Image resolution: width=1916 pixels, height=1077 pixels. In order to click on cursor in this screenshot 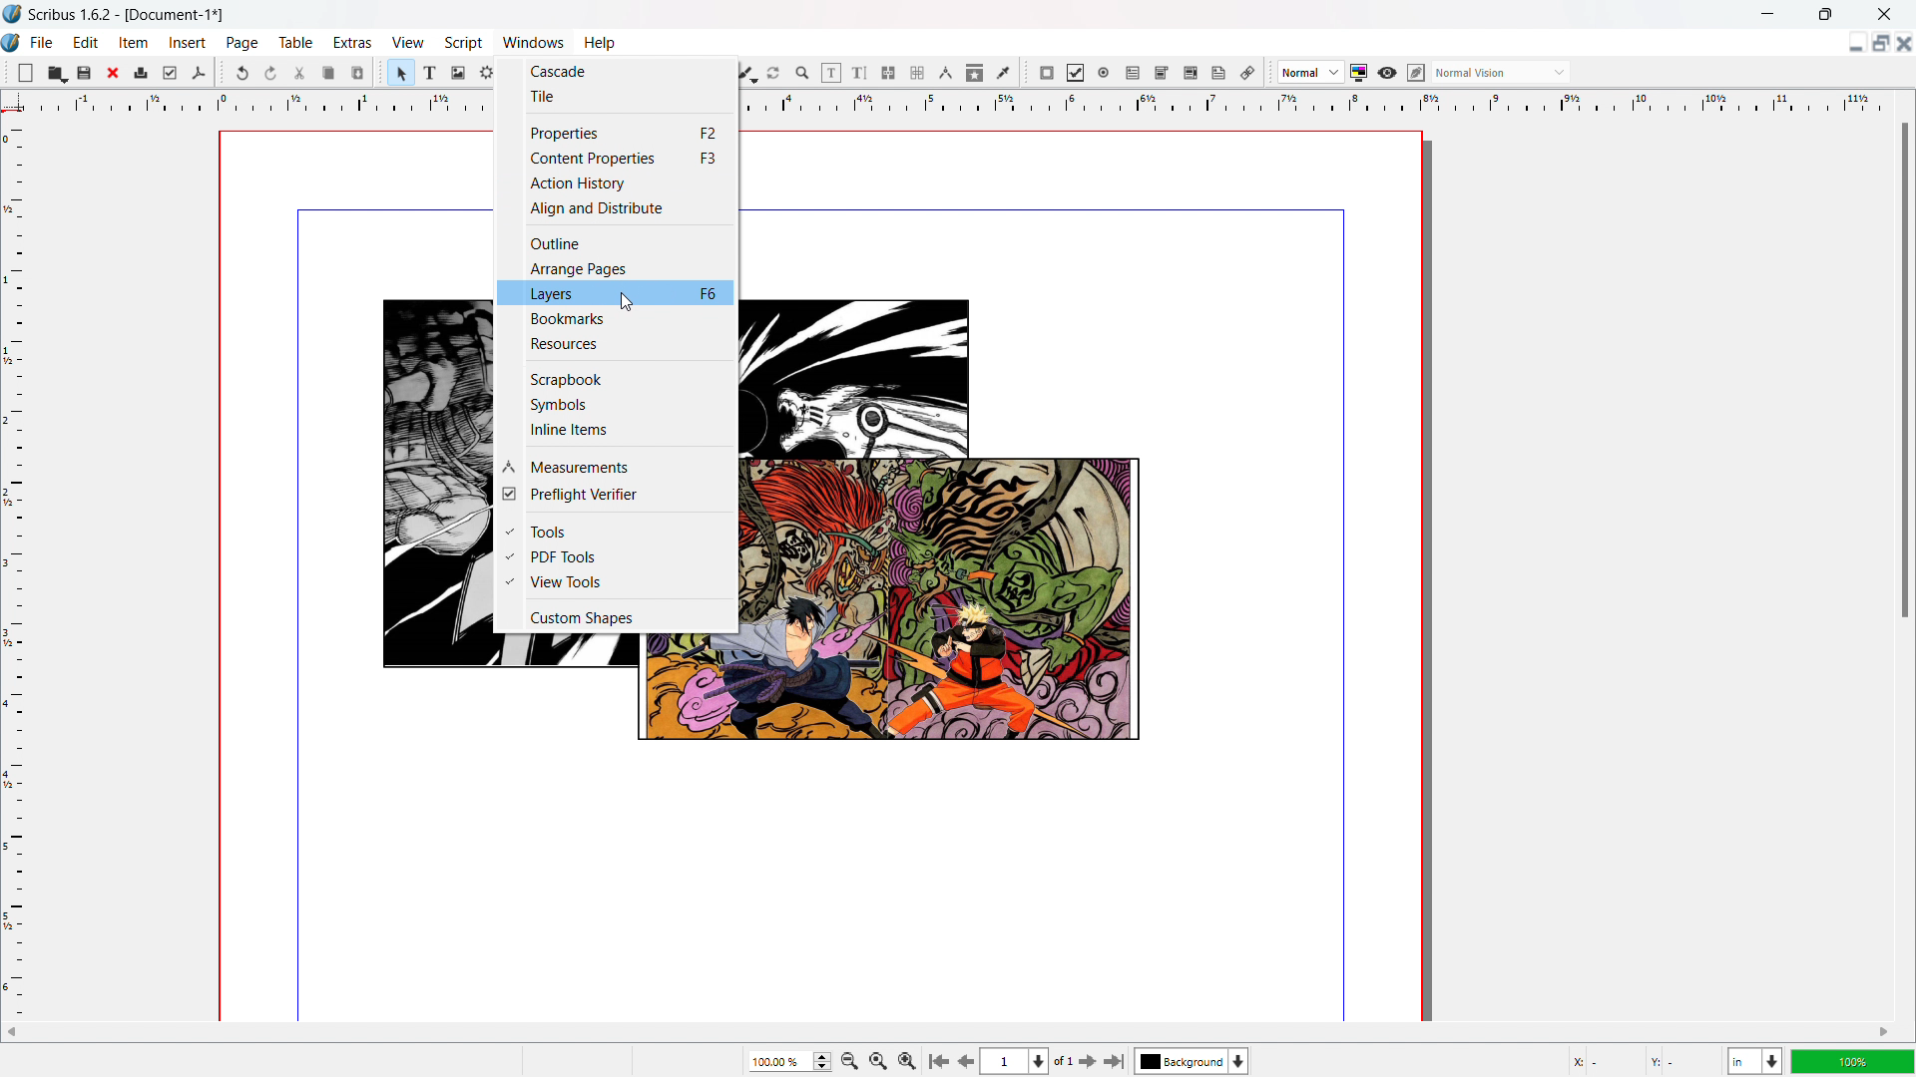, I will do `click(629, 302)`.